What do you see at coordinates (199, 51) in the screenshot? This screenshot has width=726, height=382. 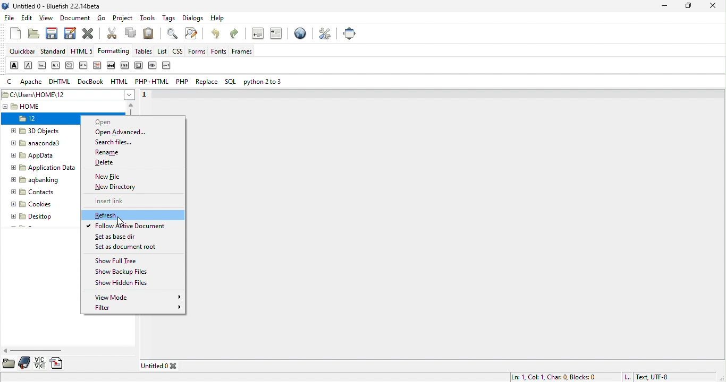 I see `forms` at bounding box center [199, 51].